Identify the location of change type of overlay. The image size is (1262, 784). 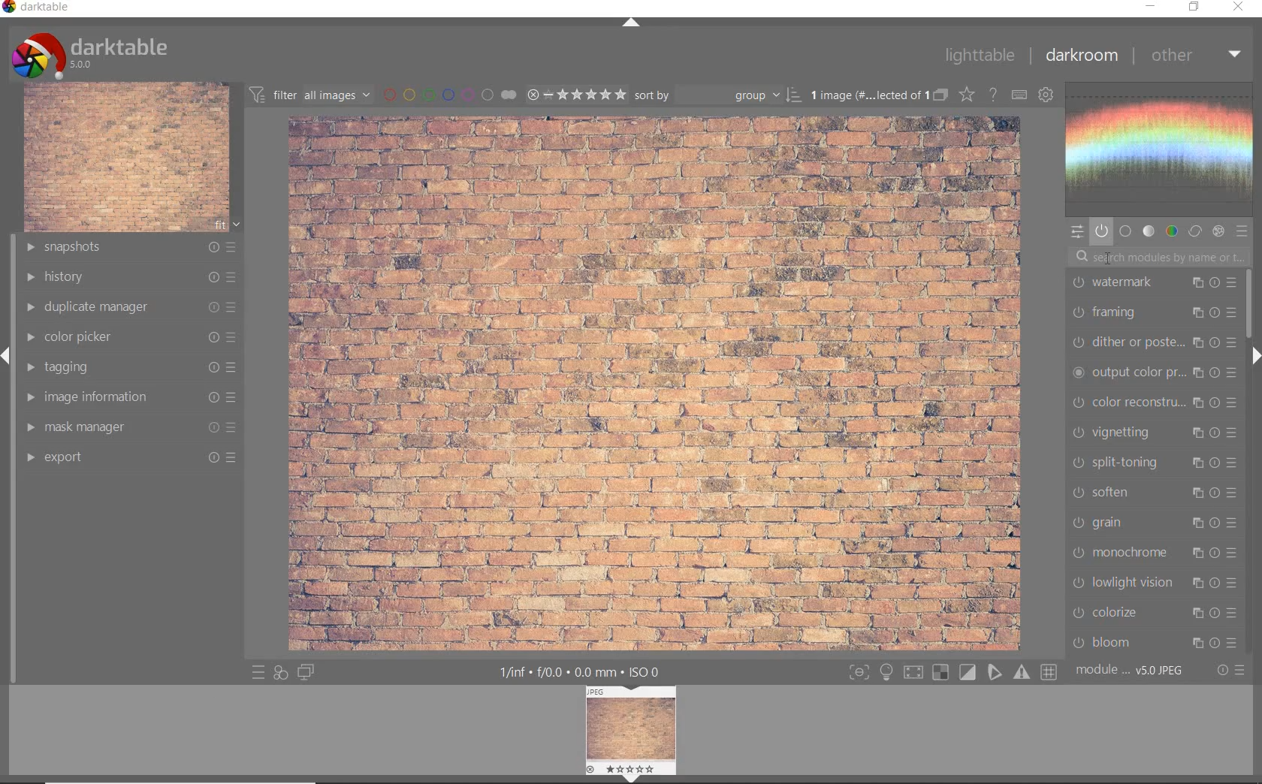
(966, 94).